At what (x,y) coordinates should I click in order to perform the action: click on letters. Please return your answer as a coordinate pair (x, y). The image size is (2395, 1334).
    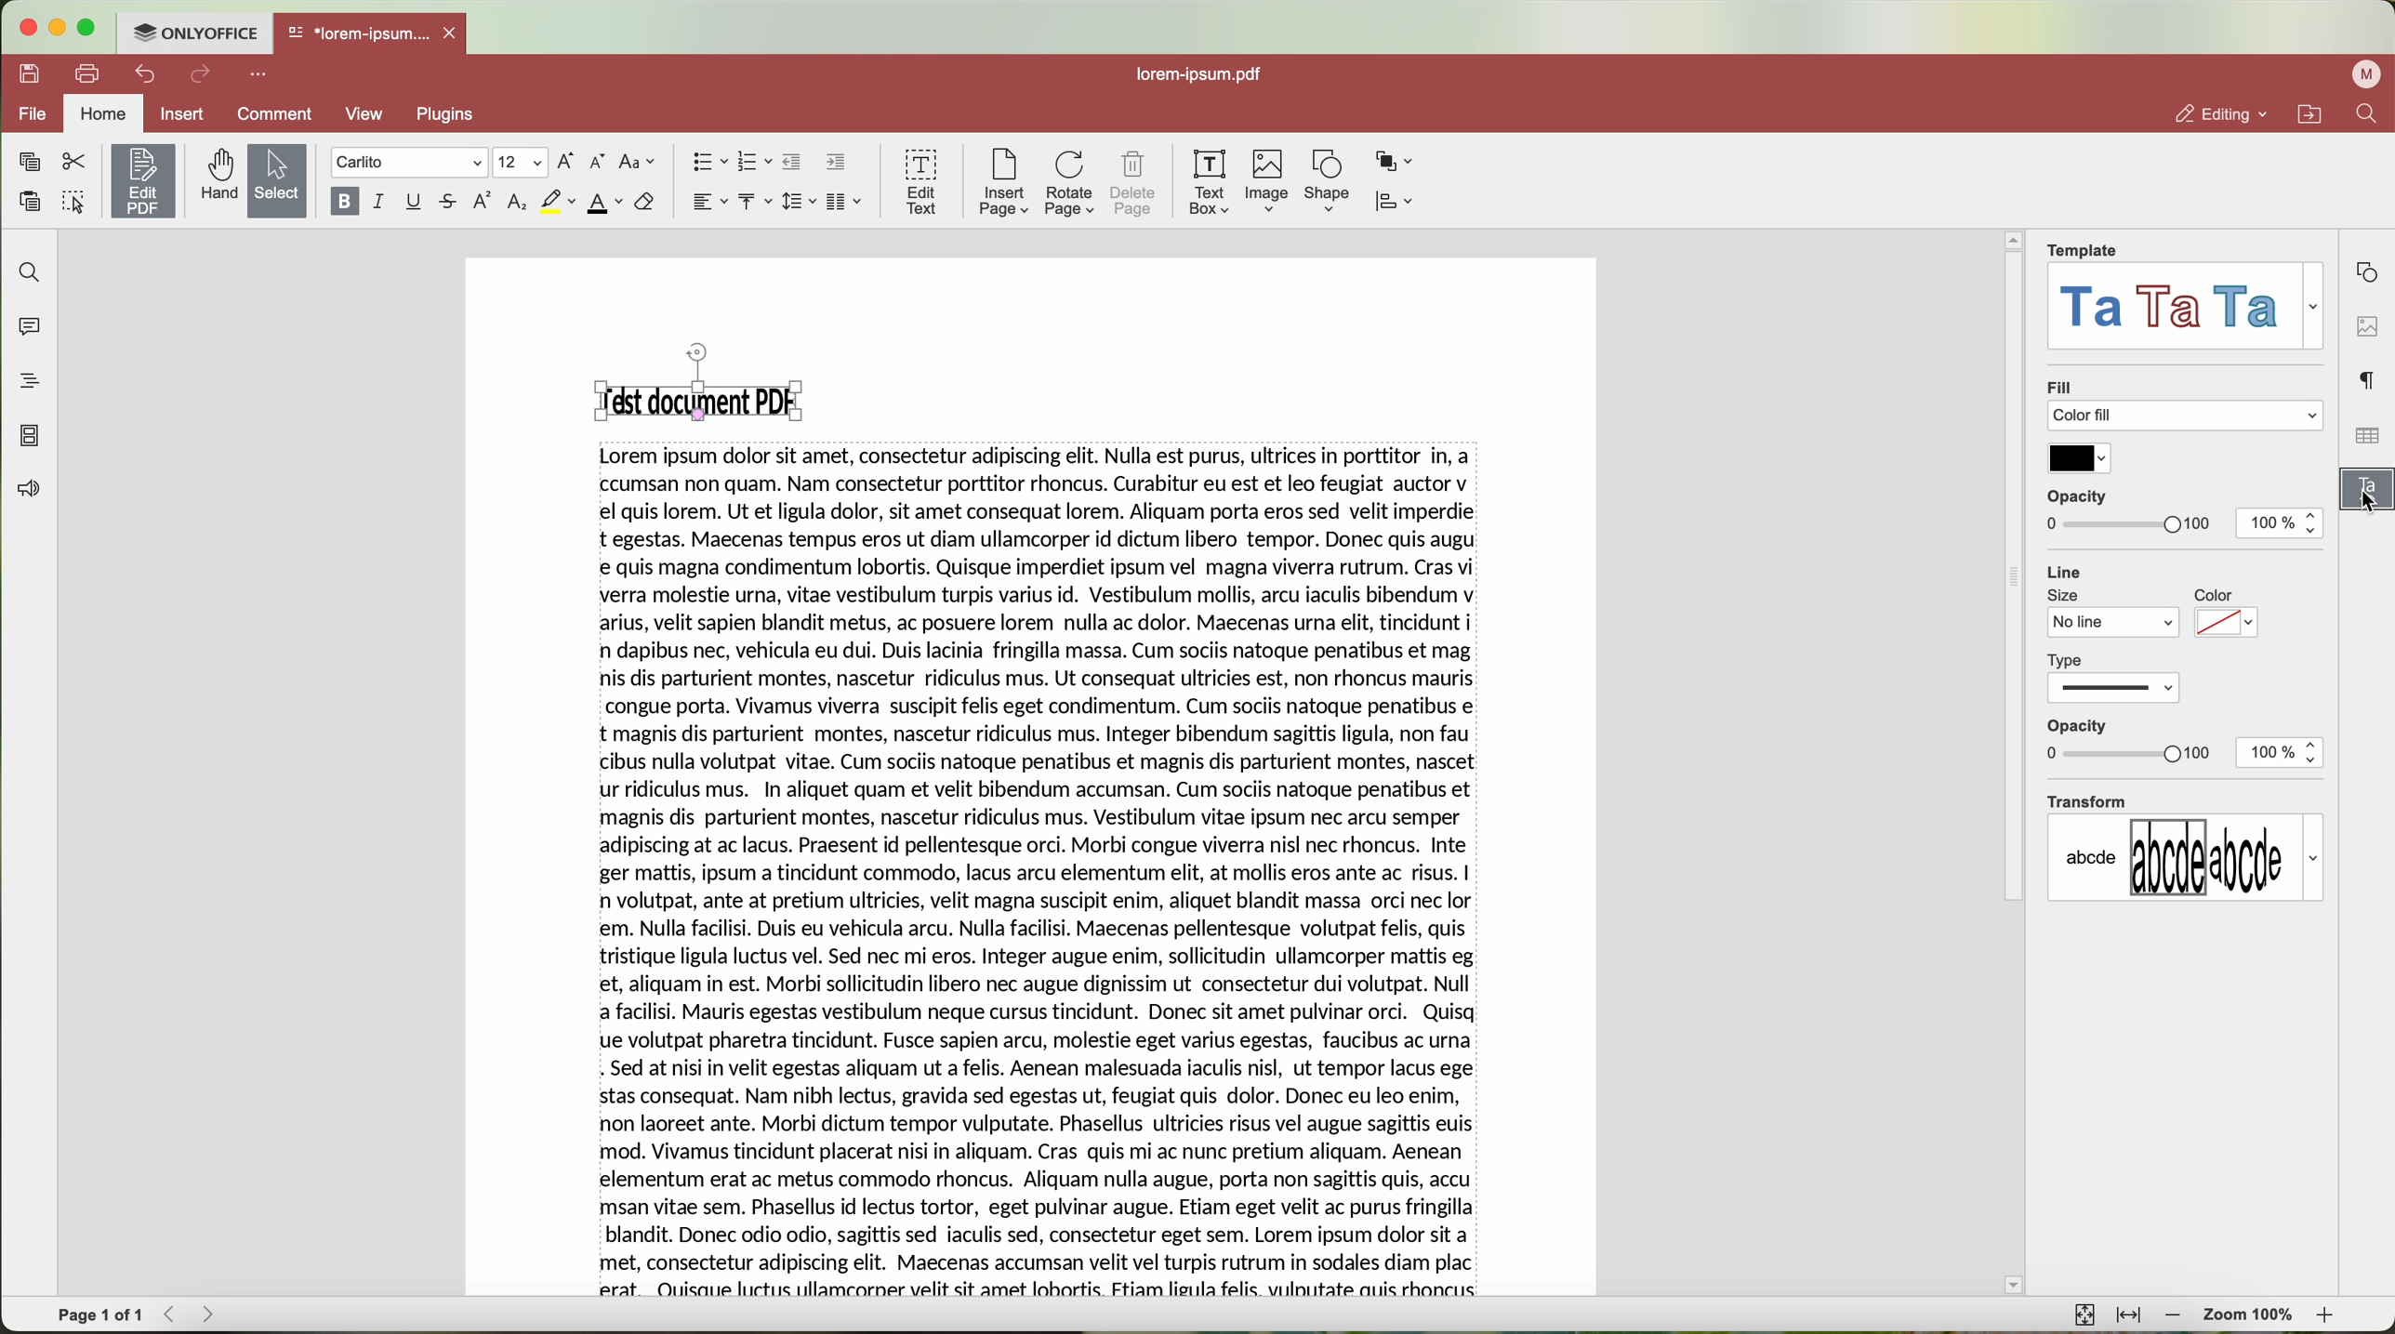
    Looking at the image, I should click on (2185, 858).